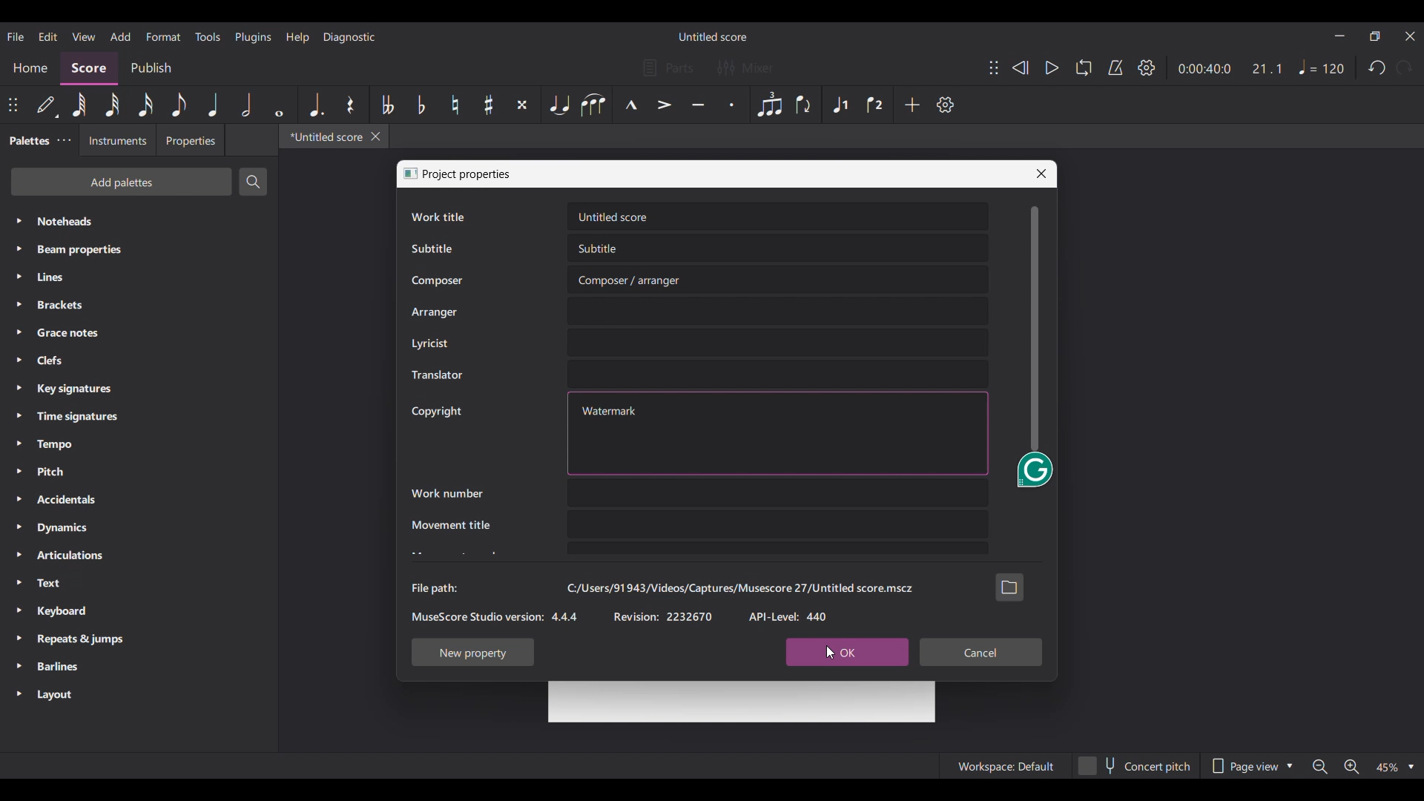 This screenshot has width=1424, height=801. I want to click on Text box for Arranger, so click(778, 311).